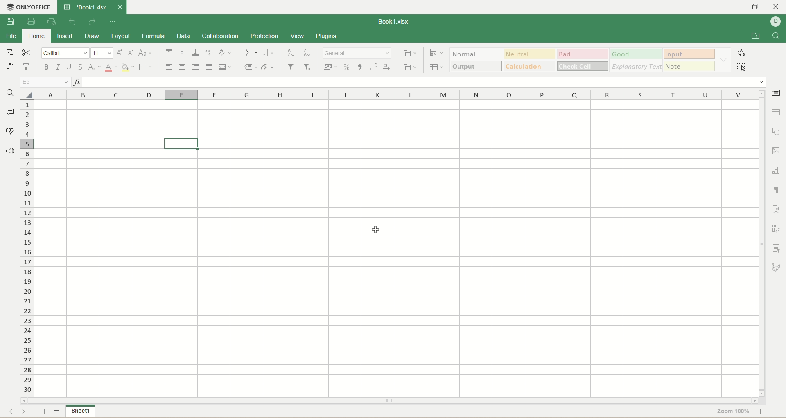 The height and width of the screenshot is (418, 786). Describe the element at coordinates (66, 54) in the screenshot. I see `font name` at that location.